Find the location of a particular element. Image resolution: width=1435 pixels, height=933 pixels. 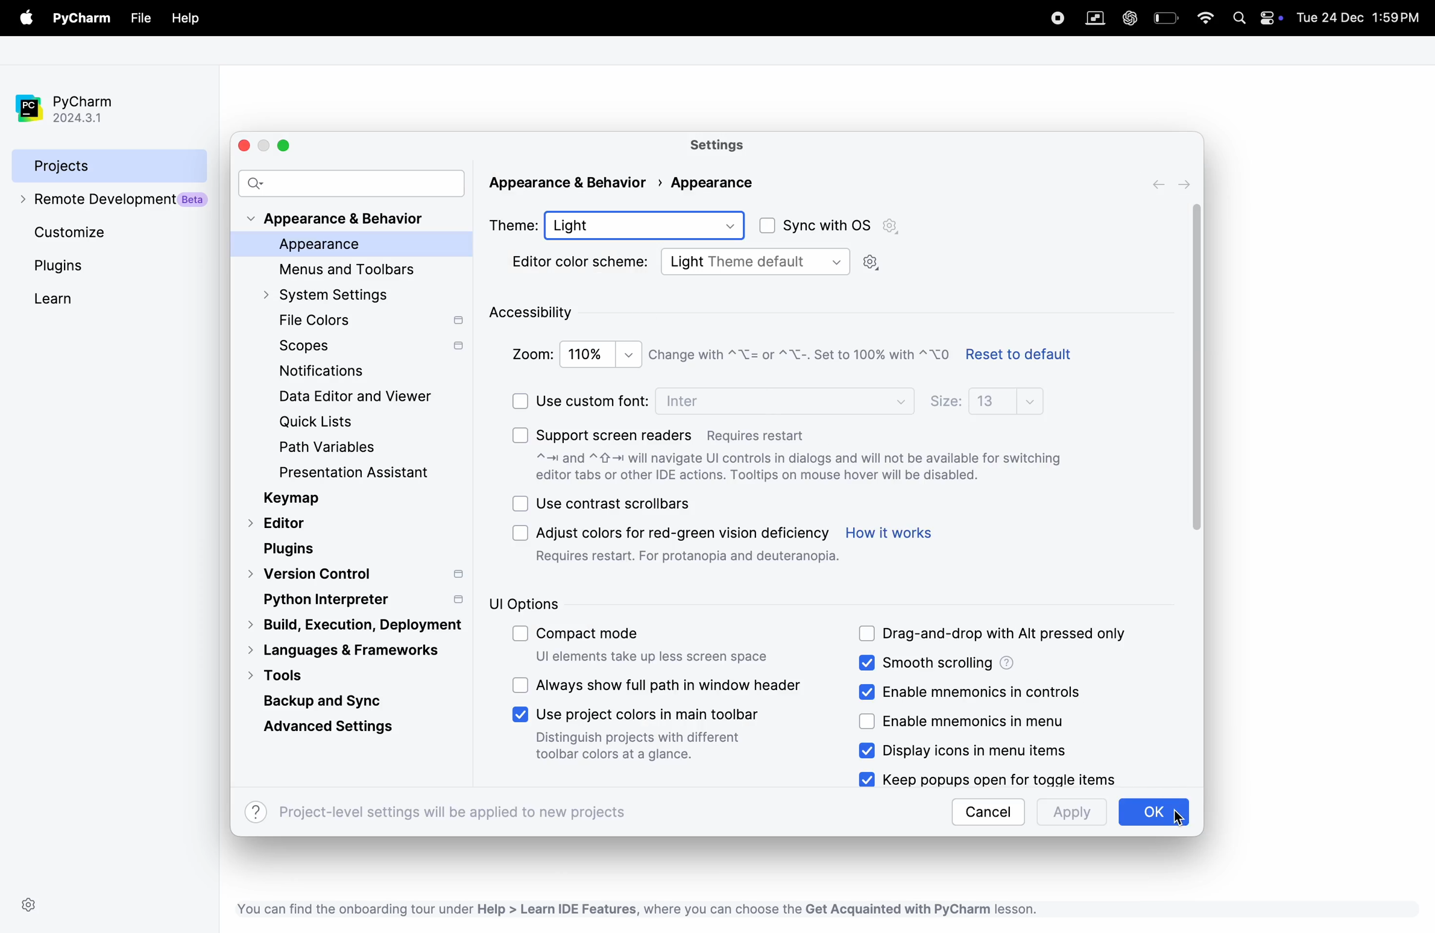

Requires restart. For protanopia and deuteranopia. is located at coordinates (690, 561).